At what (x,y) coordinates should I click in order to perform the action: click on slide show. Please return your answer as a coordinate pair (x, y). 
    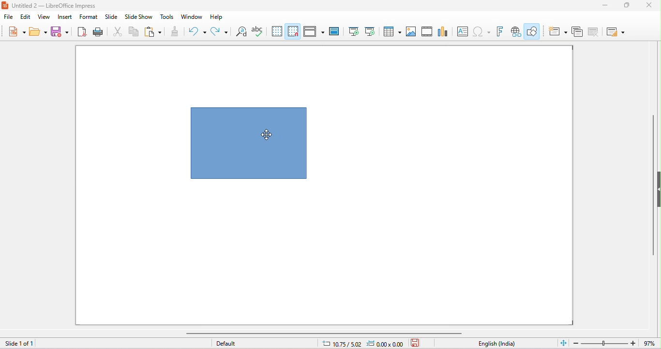
    Looking at the image, I should click on (138, 16).